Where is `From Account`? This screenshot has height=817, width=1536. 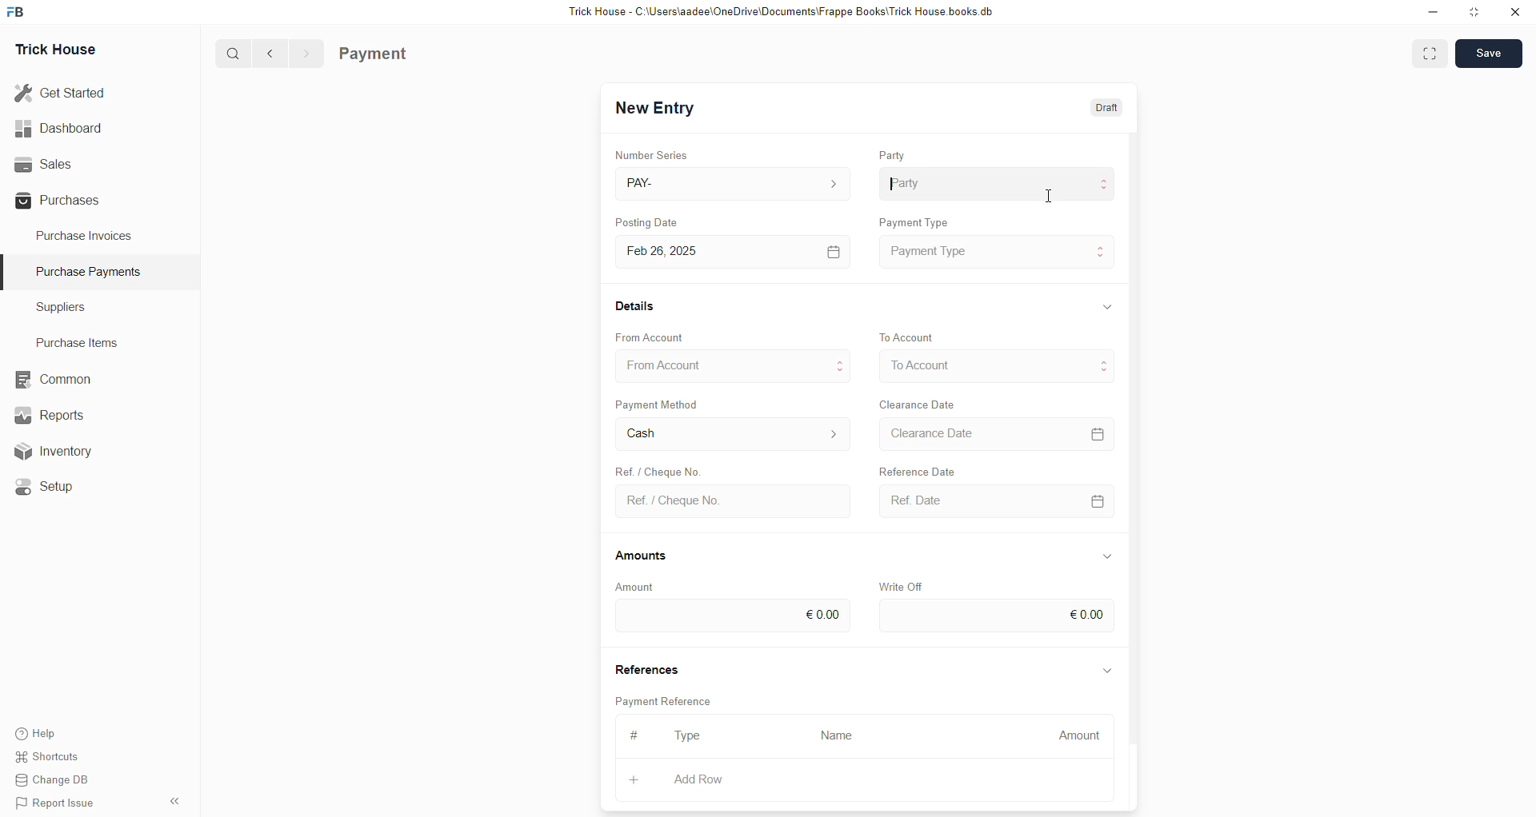 From Account is located at coordinates (734, 365).